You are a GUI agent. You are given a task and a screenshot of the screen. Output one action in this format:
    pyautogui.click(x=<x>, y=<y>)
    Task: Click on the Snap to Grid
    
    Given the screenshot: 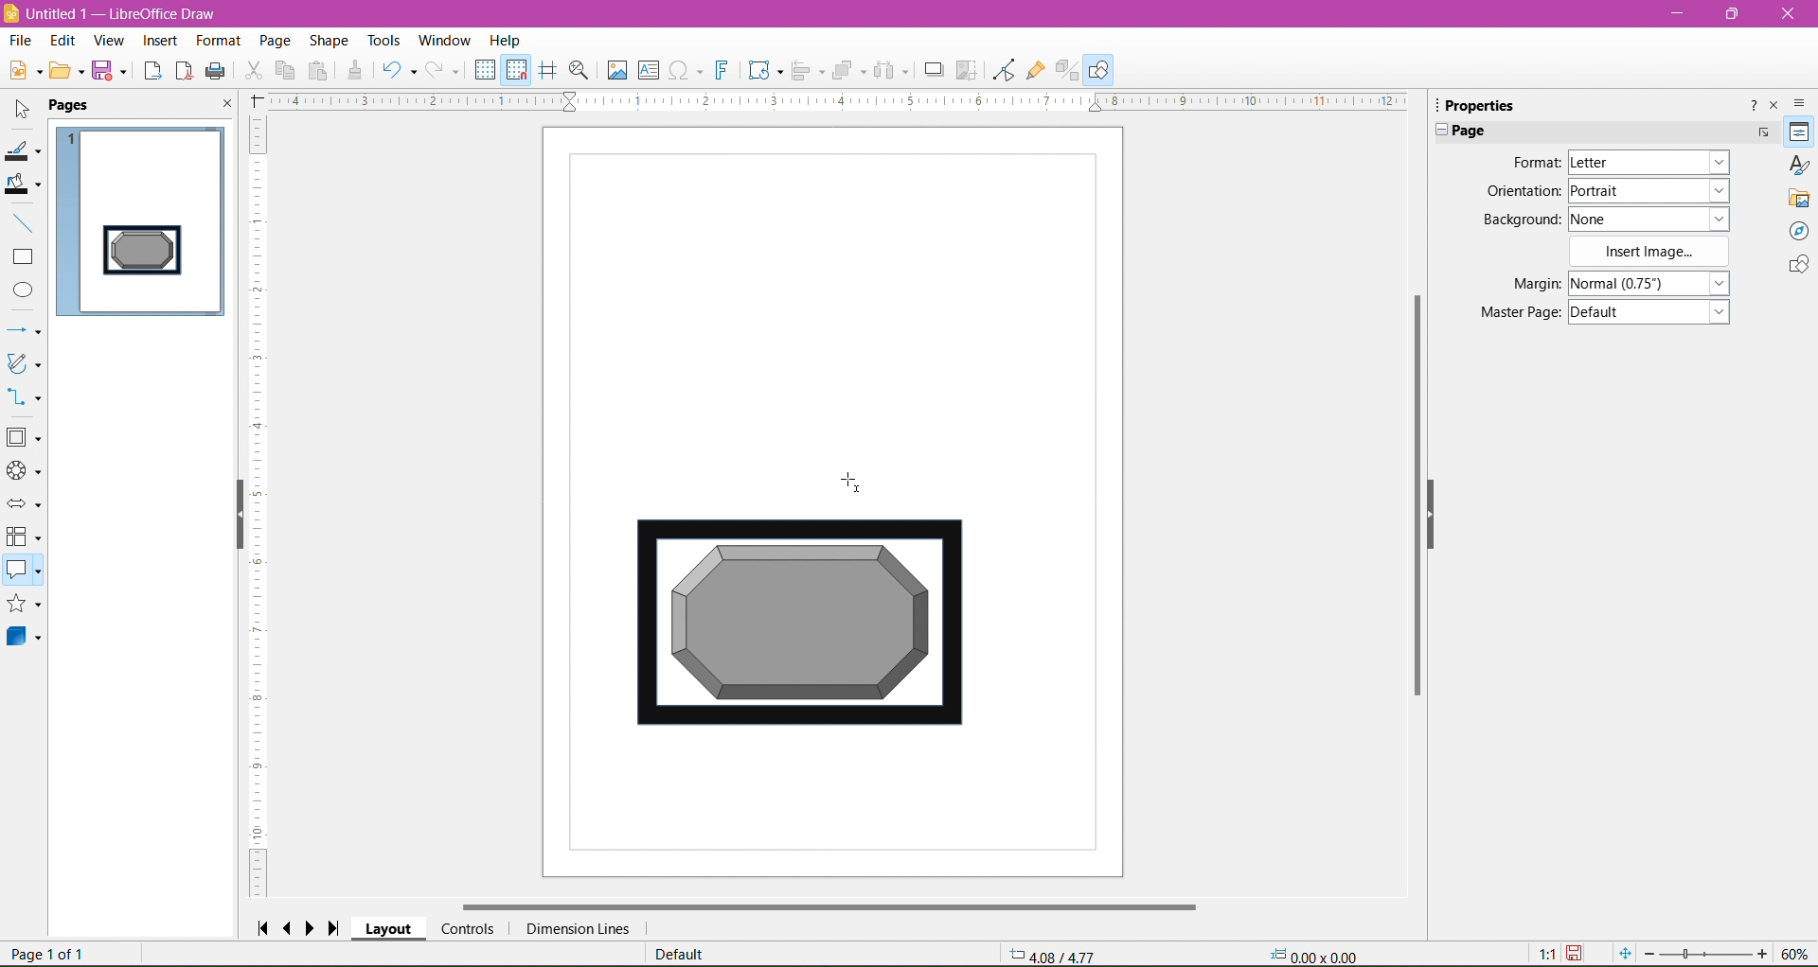 What is the action you would take?
    pyautogui.click(x=517, y=71)
    